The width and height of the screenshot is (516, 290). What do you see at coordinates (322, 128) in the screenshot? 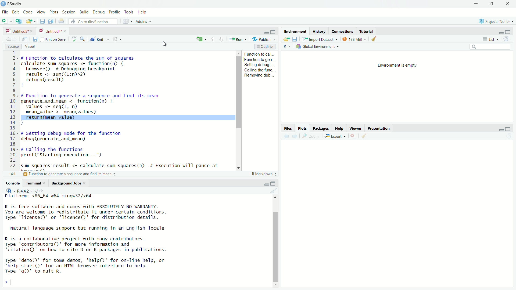
I see `packages` at bounding box center [322, 128].